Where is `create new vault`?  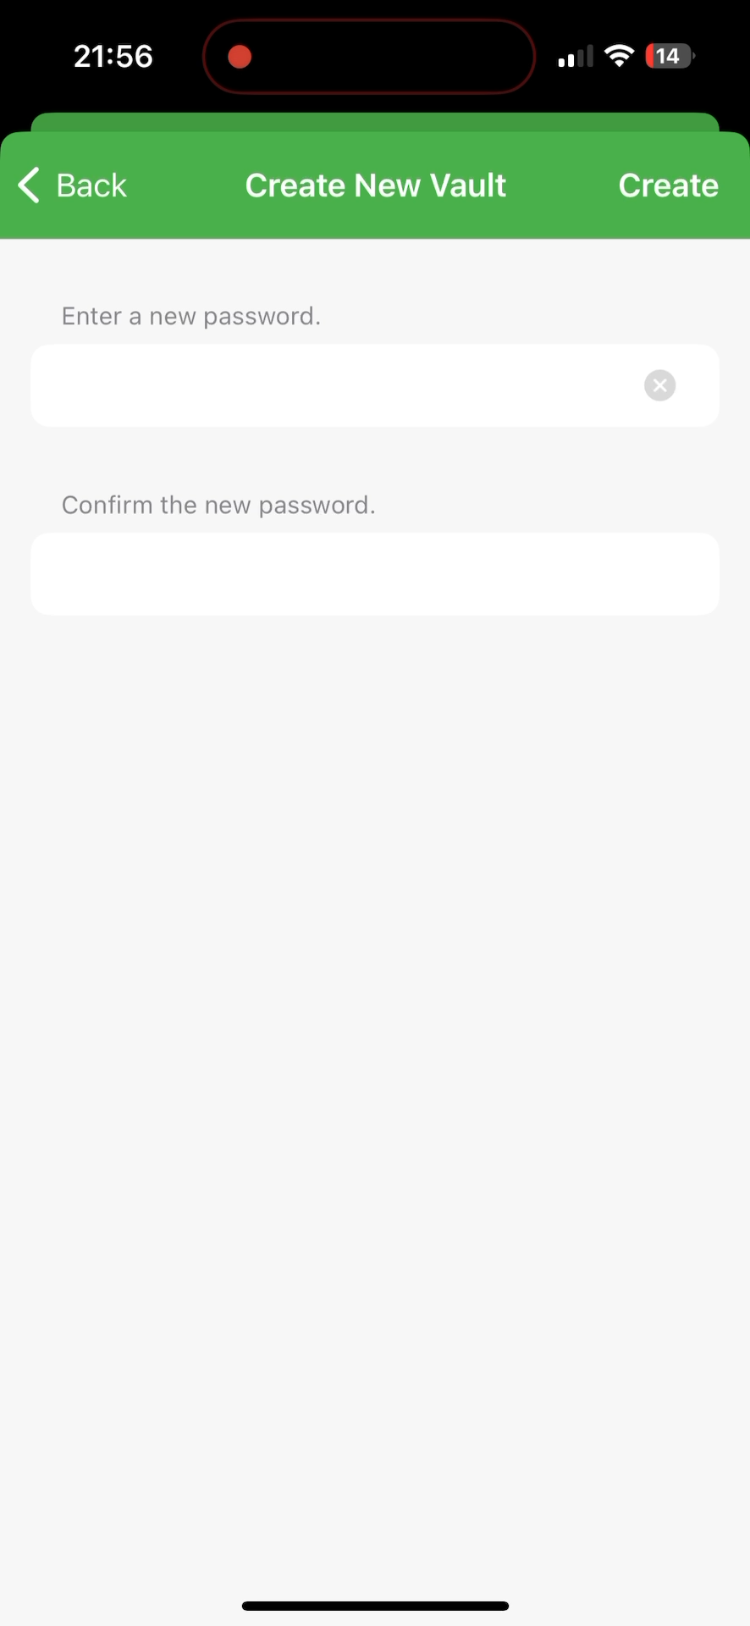 create new vault is located at coordinates (380, 178).